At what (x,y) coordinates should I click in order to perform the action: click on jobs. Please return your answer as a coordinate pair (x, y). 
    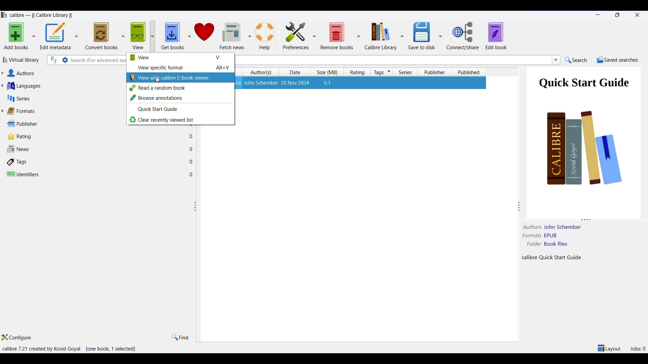
    Looking at the image, I should click on (638, 348).